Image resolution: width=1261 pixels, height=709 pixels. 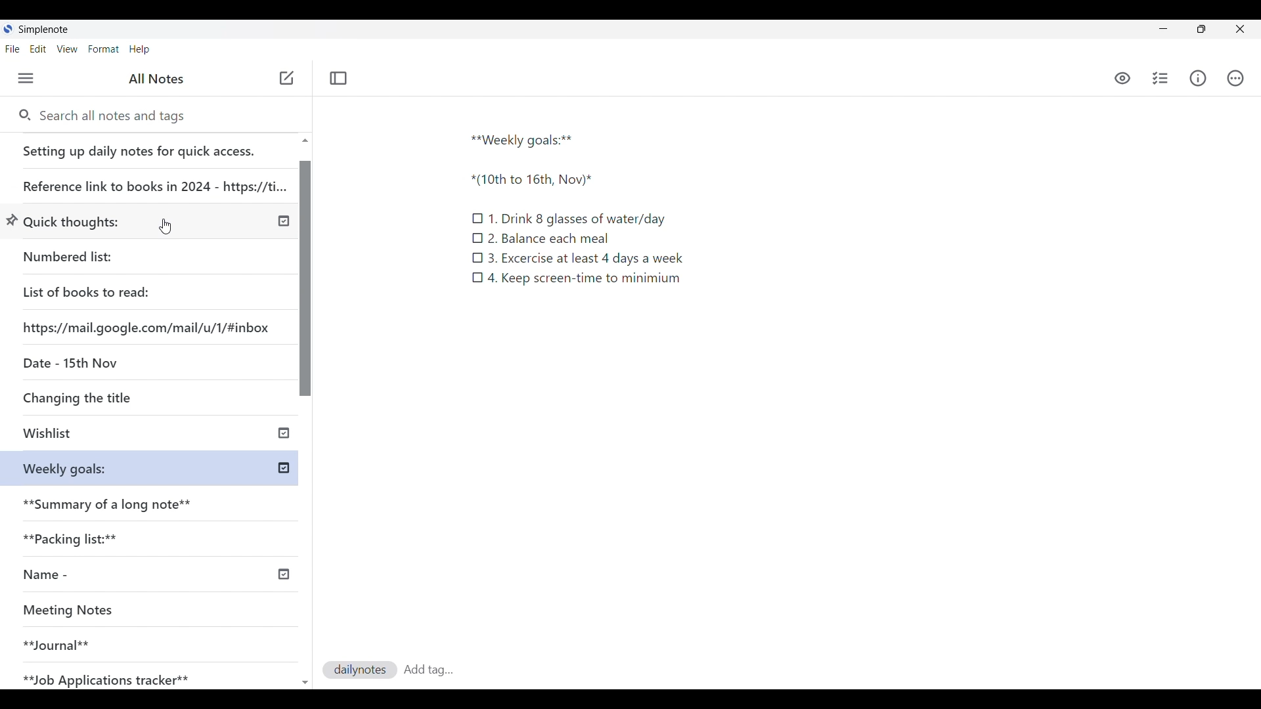 What do you see at coordinates (165, 227) in the screenshot?
I see `Cursor clicking on another note from earlier` at bounding box center [165, 227].